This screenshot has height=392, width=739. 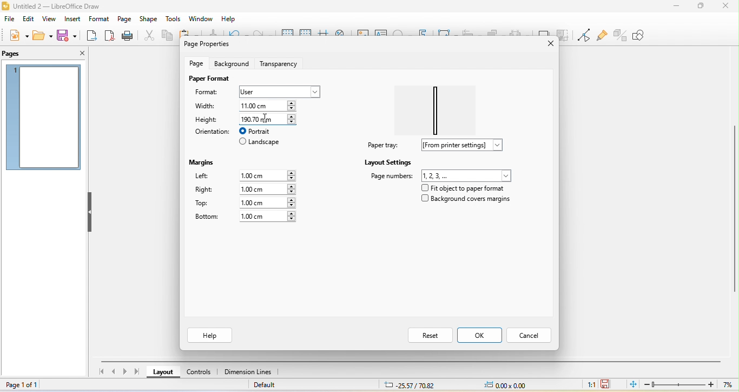 I want to click on margins, so click(x=204, y=161).